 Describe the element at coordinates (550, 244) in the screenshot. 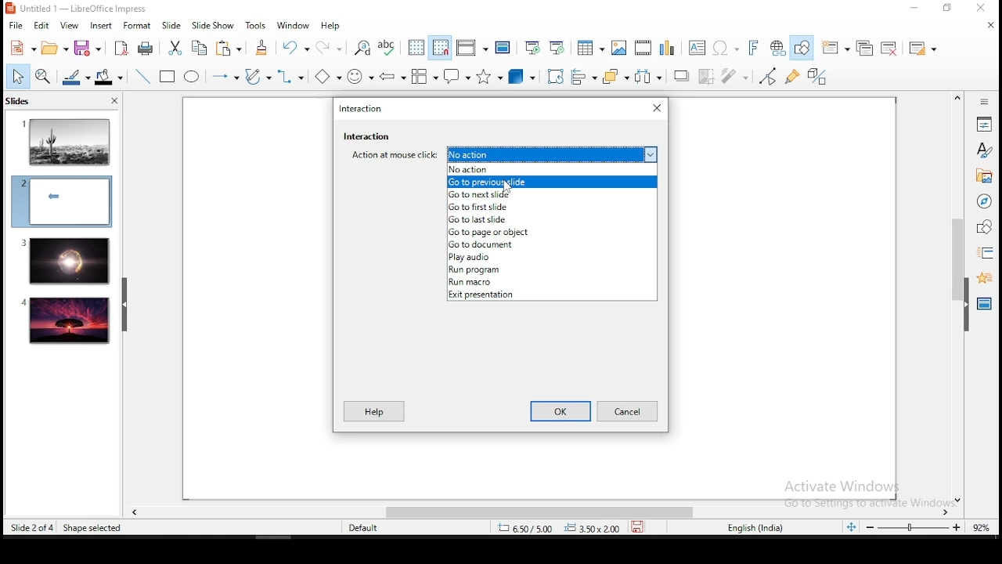

I see `go to document` at that location.